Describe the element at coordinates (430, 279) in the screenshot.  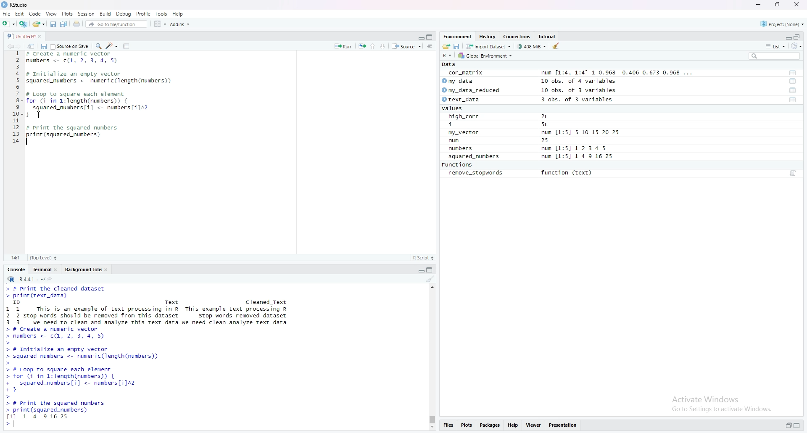
I see `clear console` at that location.